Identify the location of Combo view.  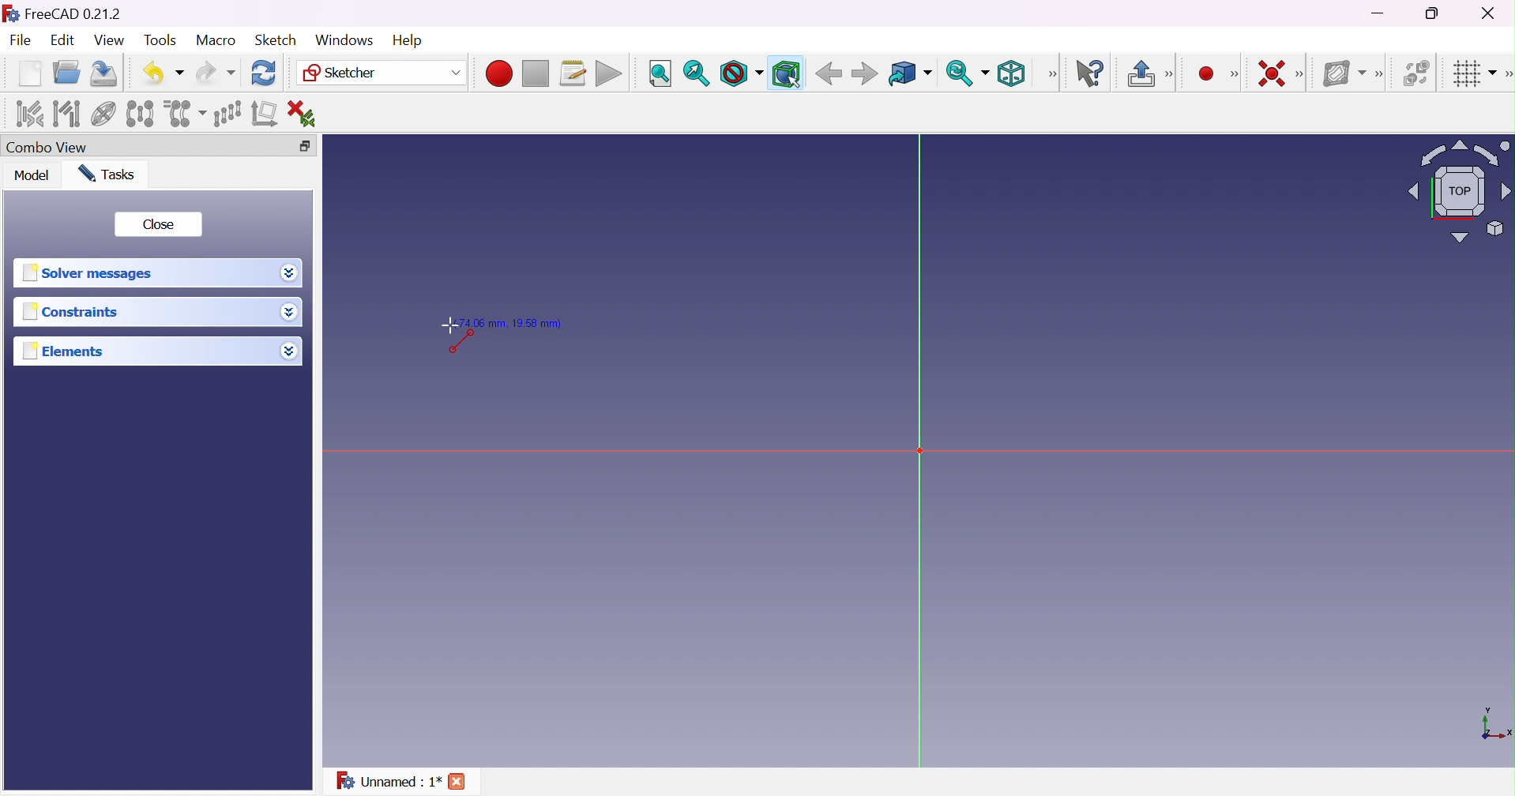
(51, 147).